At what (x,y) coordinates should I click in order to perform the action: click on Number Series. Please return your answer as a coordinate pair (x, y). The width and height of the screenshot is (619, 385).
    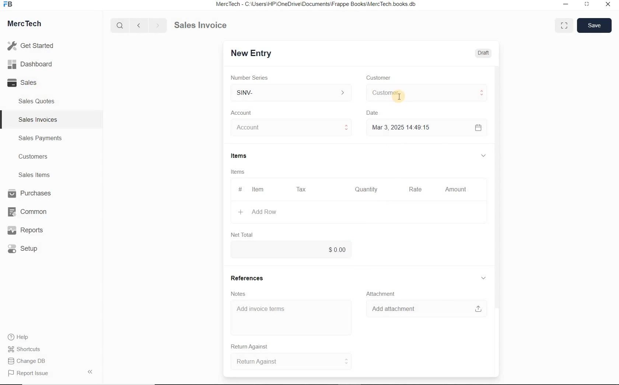
    Looking at the image, I should click on (252, 78).